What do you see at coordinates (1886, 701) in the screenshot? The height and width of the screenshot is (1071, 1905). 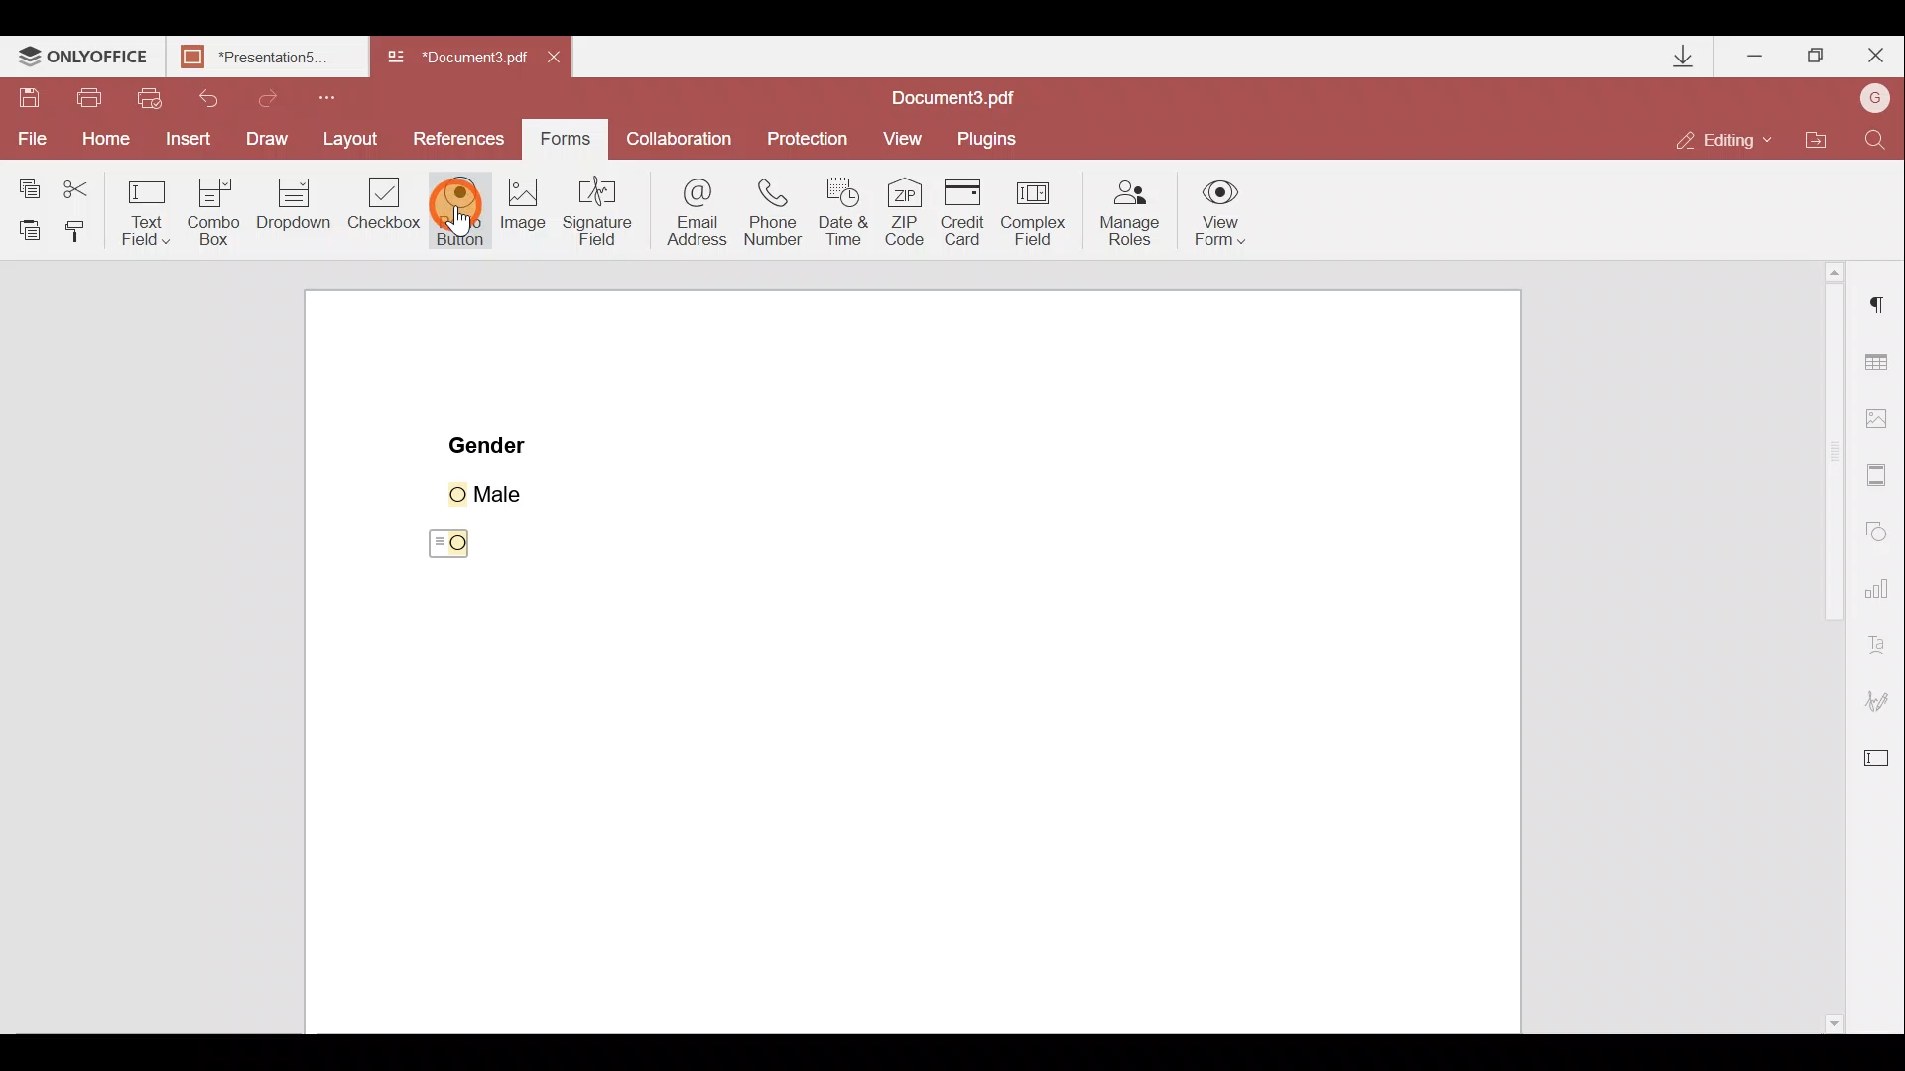 I see `Signature settings` at bounding box center [1886, 701].